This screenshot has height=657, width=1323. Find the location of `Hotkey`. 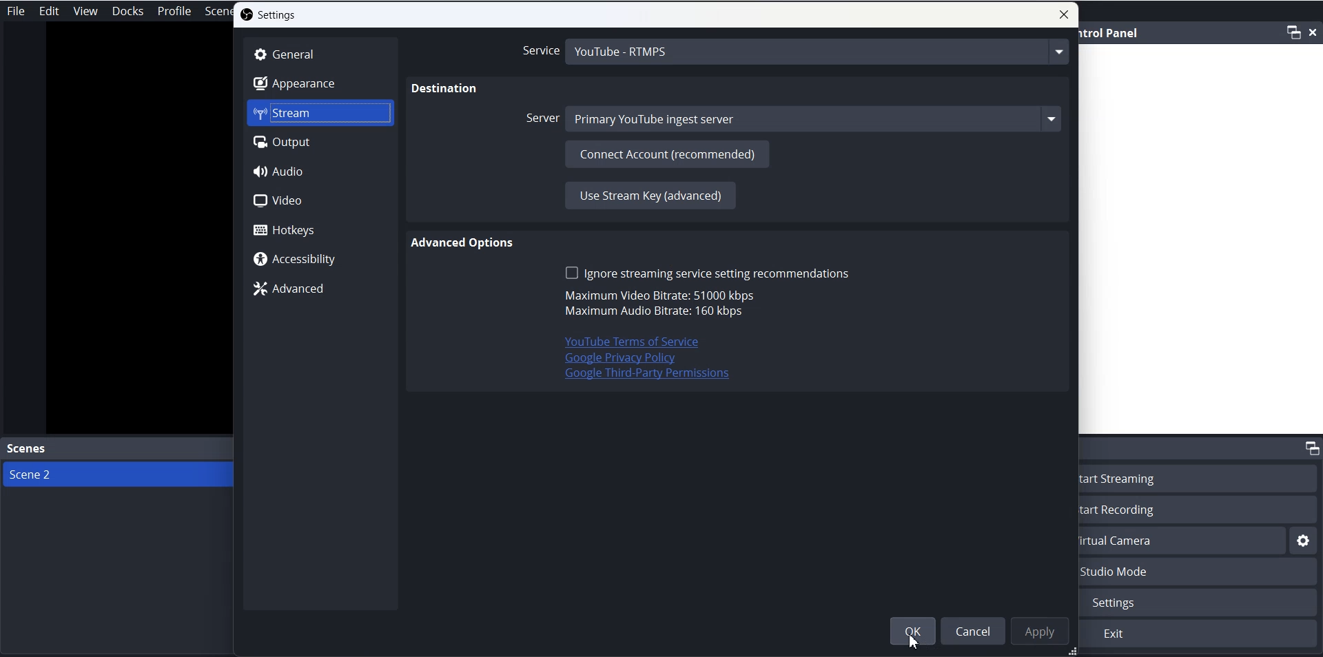

Hotkey is located at coordinates (320, 229).